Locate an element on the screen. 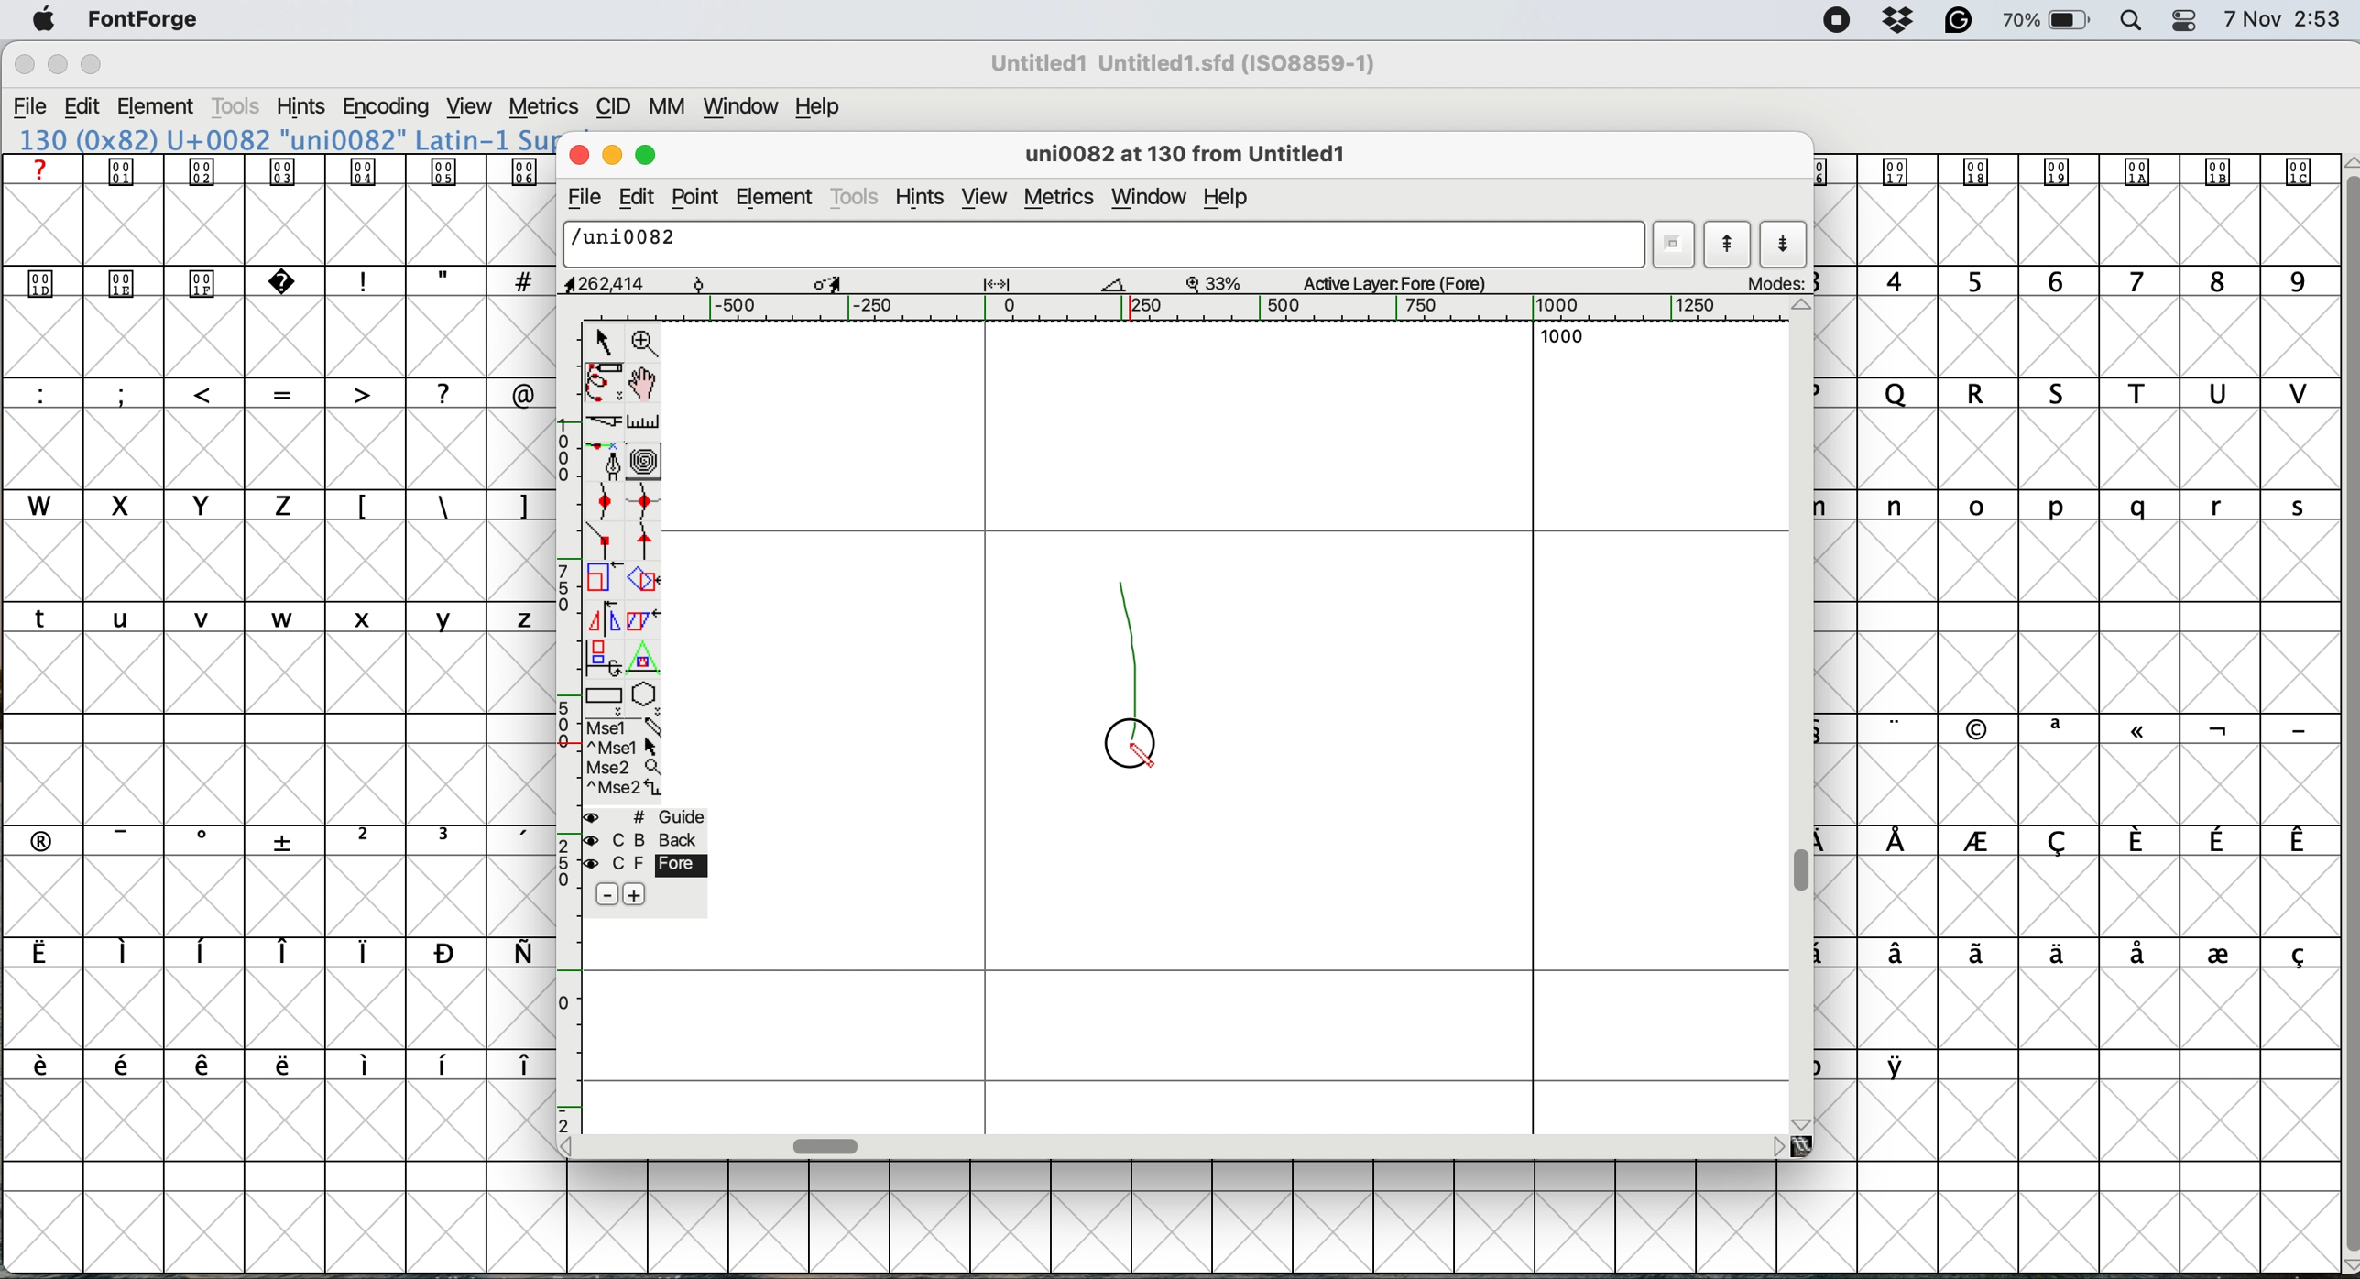 The height and width of the screenshot is (1279, 2360). measure distance is located at coordinates (644, 421).